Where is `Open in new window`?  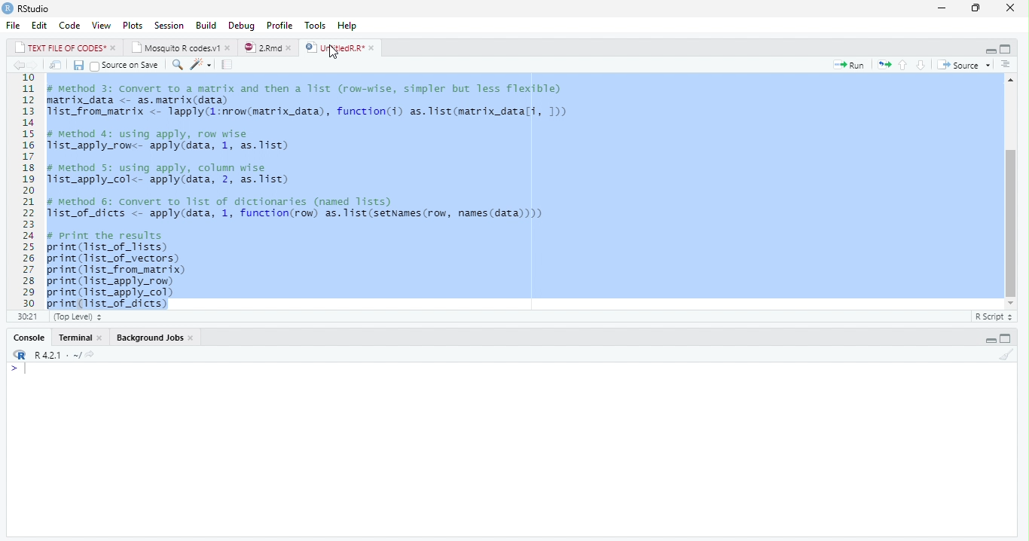 Open in new window is located at coordinates (56, 65).